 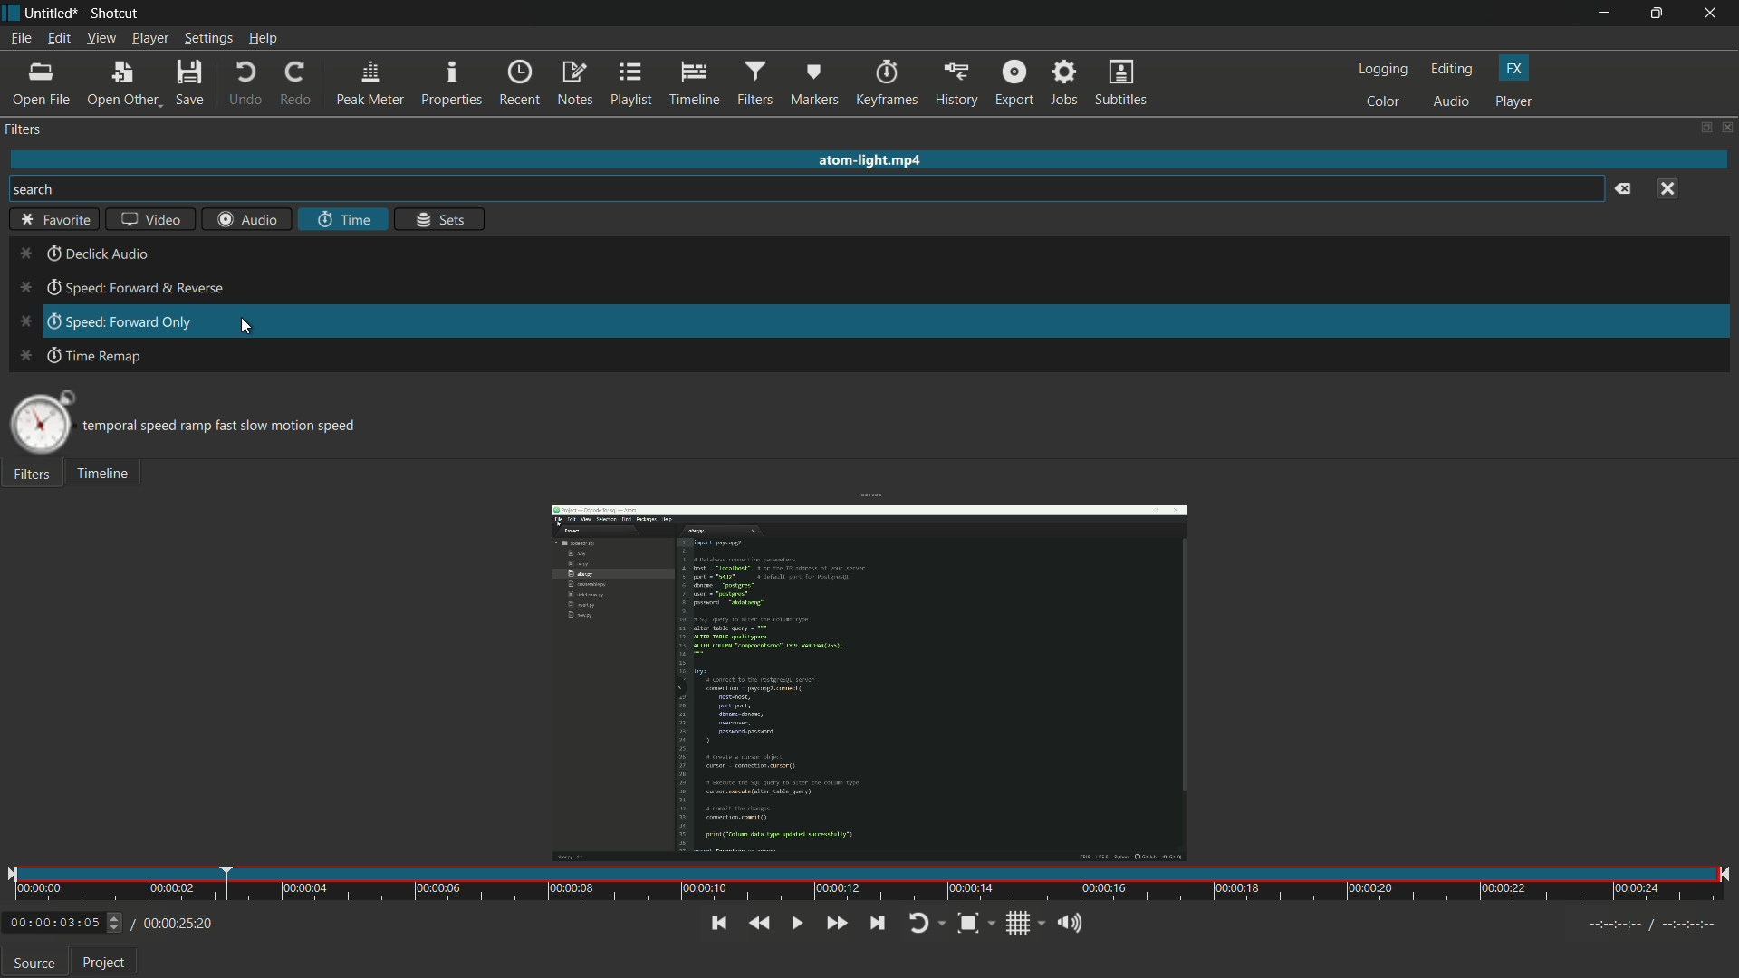 What do you see at coordinates (878, 923) in the screenshot?
I see `skip to the next point` at bounding box center [878, 923].